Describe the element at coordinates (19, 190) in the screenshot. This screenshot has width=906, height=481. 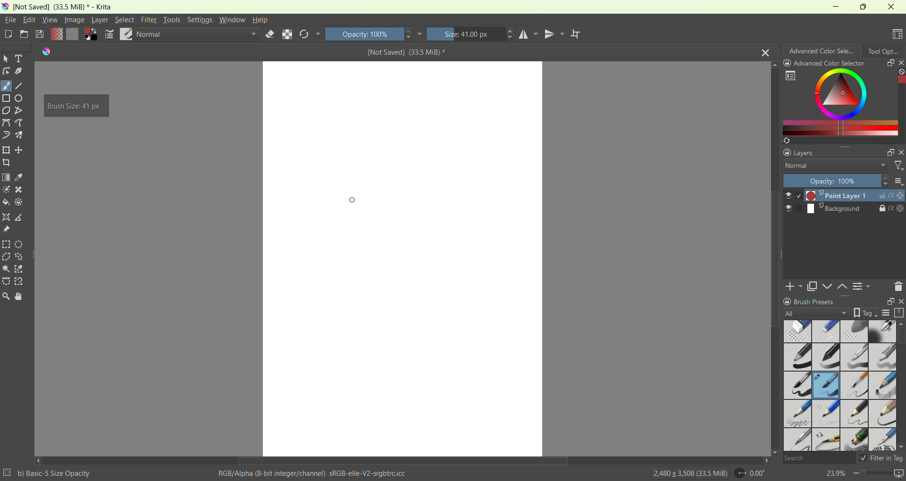
I see `smart patch` at that location.